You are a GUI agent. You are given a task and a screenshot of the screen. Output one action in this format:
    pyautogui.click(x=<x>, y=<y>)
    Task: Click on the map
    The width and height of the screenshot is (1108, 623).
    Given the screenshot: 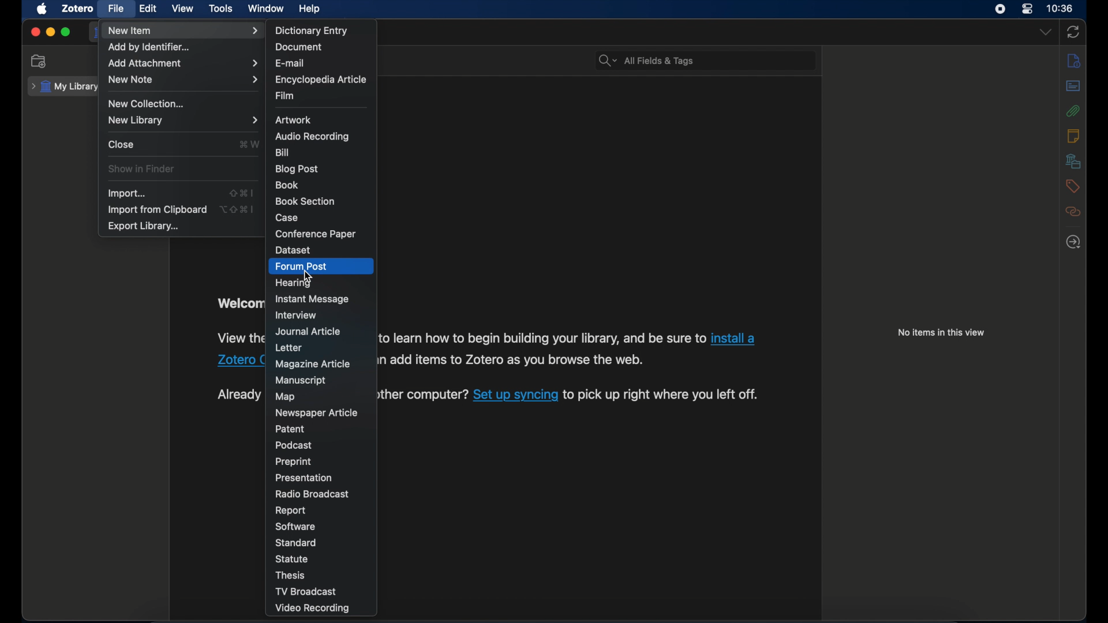 What is the action you would take?
    pyautogui.click(x=285, y=397)
    